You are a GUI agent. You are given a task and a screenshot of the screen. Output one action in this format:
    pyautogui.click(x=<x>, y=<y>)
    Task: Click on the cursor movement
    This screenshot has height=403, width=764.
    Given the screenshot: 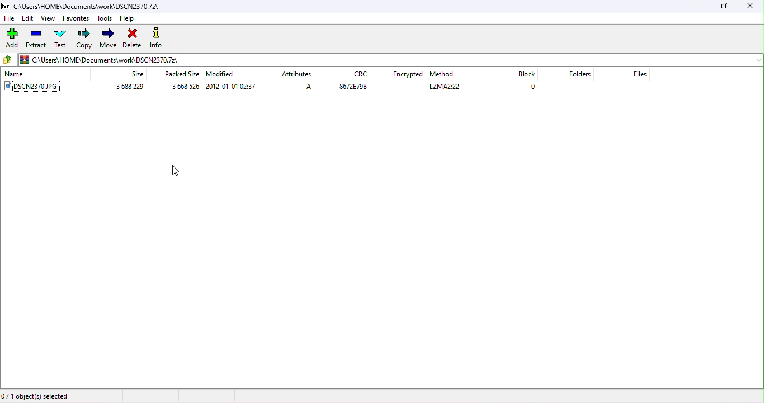 What is the action you would take?
    pyautogui.click(x=173, y=171)
    